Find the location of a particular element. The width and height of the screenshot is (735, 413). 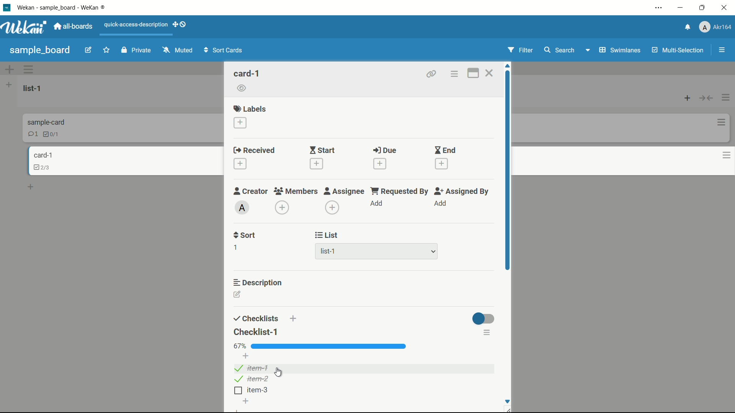

assigned by is located at coordinates (462, 192).